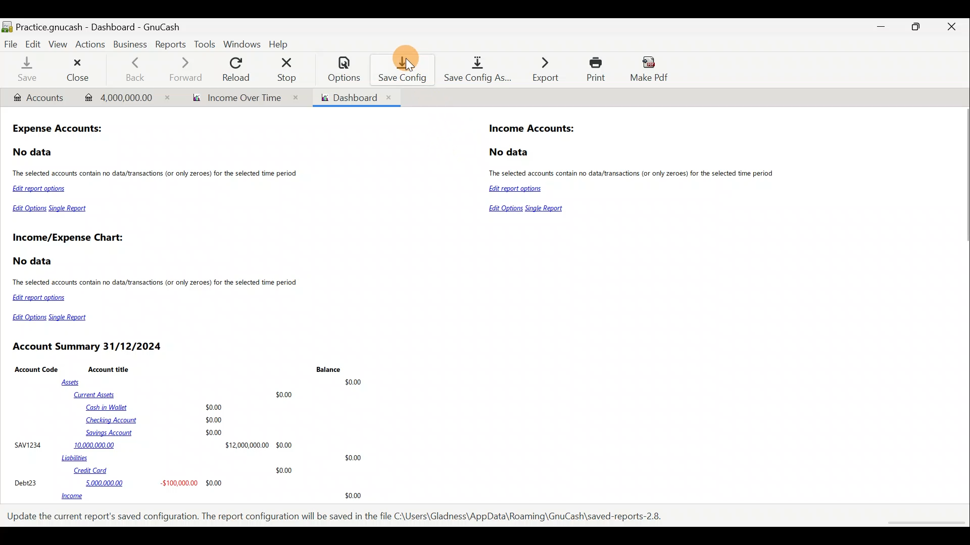  What do you see at coordinates (41, 190) in the screenshot?
I see `Edit report options` at bounding box center [41, 190].